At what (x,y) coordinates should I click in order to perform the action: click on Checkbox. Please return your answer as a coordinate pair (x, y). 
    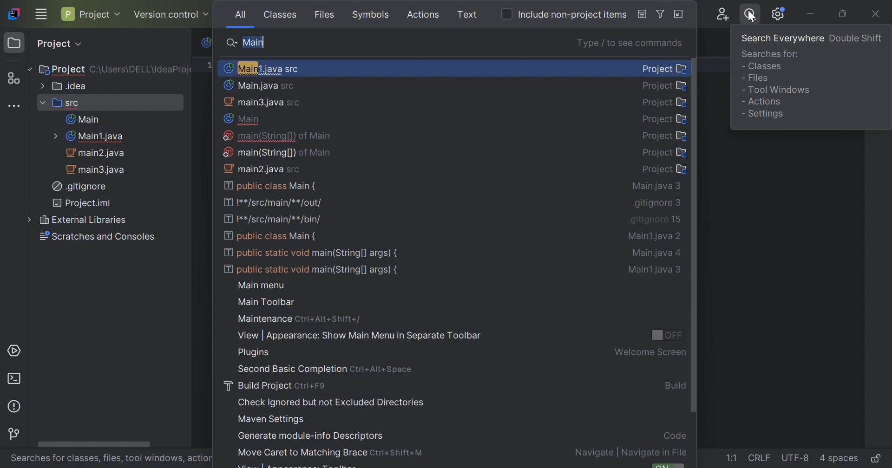
    Looking at the image, I should click on (507, 13).